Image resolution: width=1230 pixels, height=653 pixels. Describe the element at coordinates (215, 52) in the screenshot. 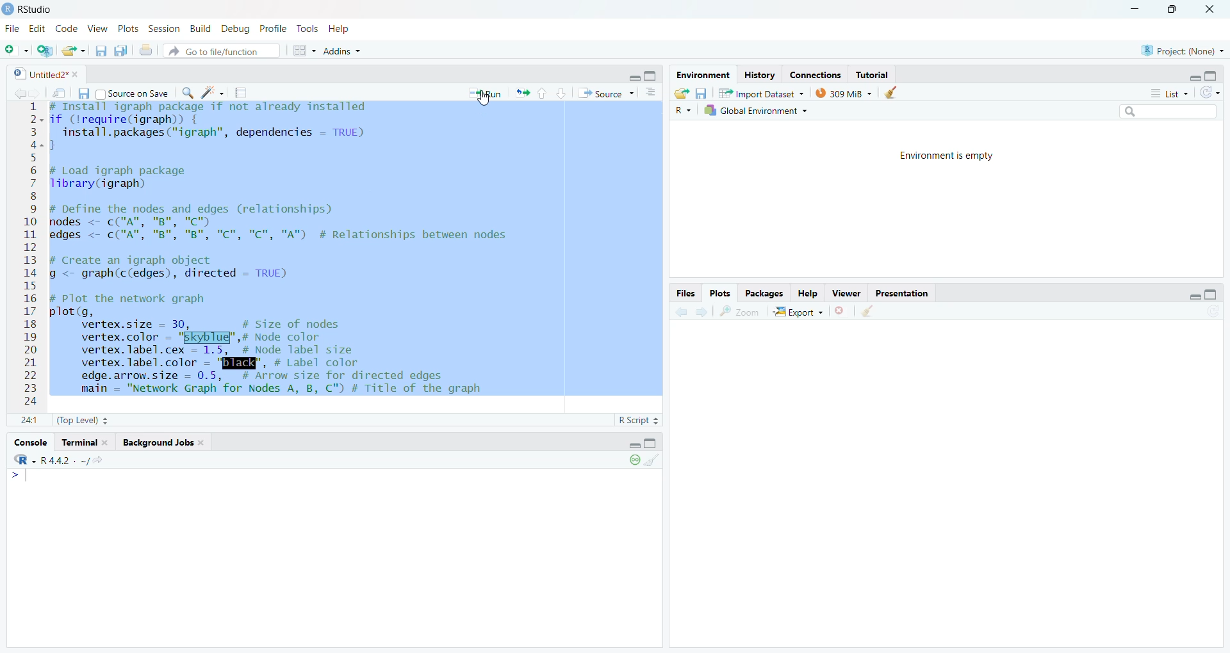

I see `Go to file/function` at that location.